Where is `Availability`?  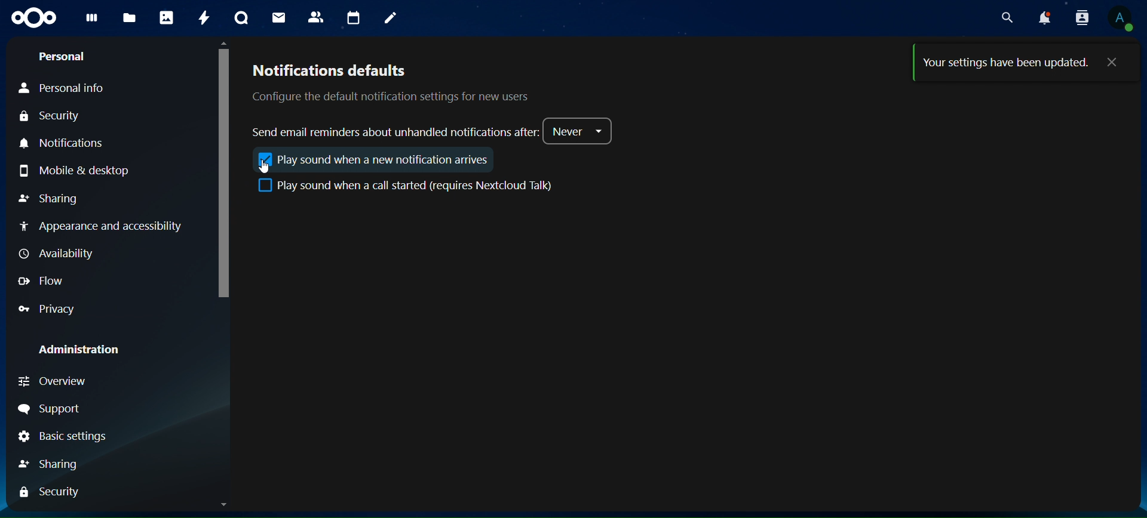
Availability is located at coordinates (55, 253).